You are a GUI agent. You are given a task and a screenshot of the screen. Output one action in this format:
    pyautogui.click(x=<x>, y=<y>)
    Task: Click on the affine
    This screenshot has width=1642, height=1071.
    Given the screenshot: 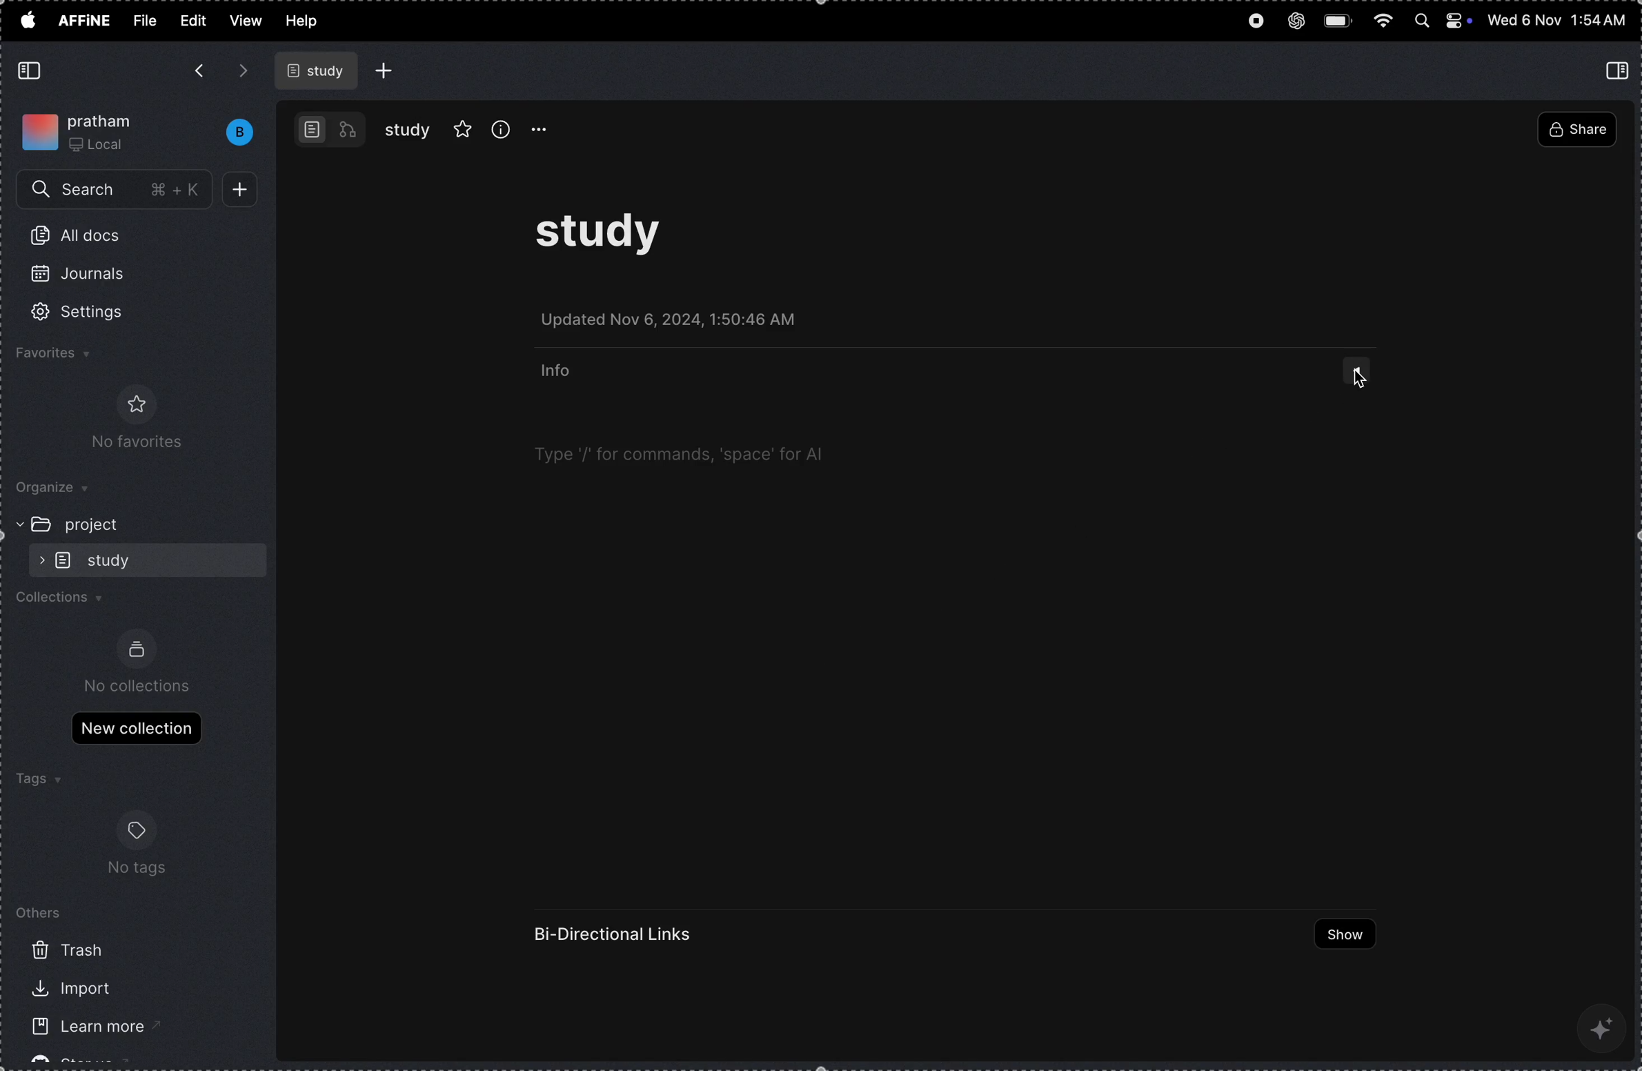 What is the action you would take?
    pyautogui.click(x=86, y=22)
    